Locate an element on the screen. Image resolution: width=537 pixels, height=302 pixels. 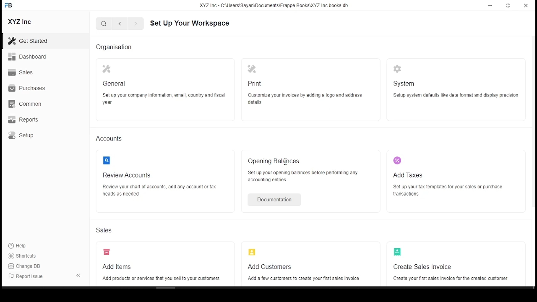
logo is located at coordinates (399, 69).